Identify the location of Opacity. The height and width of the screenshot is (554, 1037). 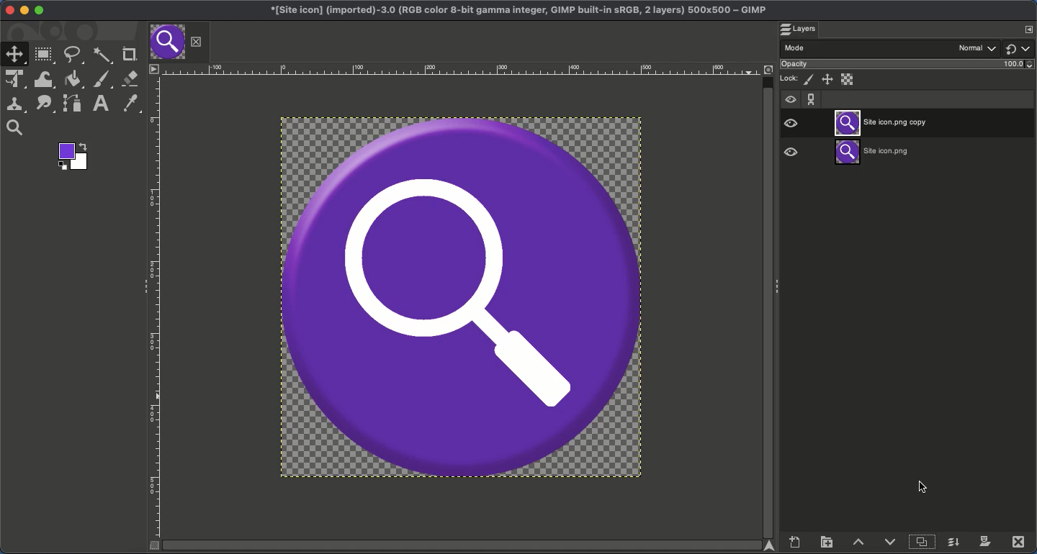
(796, 64).